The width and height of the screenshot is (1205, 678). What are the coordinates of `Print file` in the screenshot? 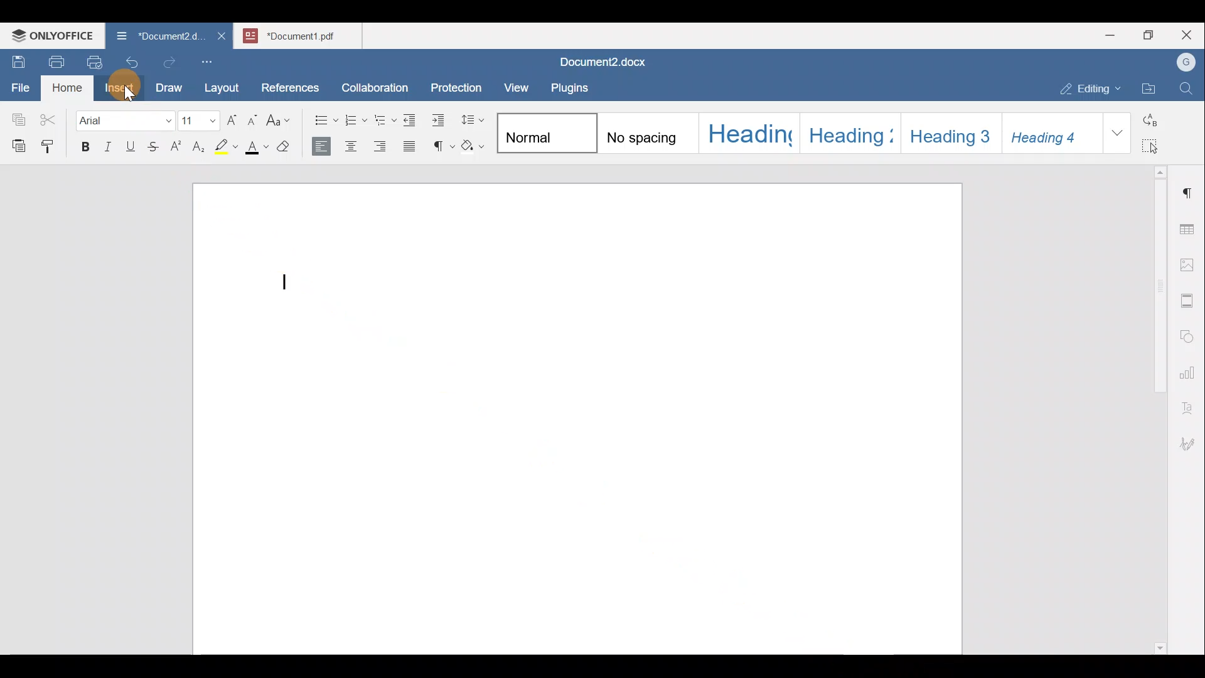 It's located at (54, 60).